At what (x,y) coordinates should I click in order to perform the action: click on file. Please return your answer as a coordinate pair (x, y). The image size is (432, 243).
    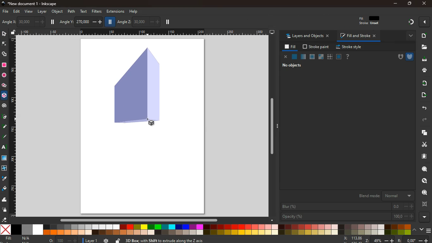
    Looking at the image, I should click on (5, 11).